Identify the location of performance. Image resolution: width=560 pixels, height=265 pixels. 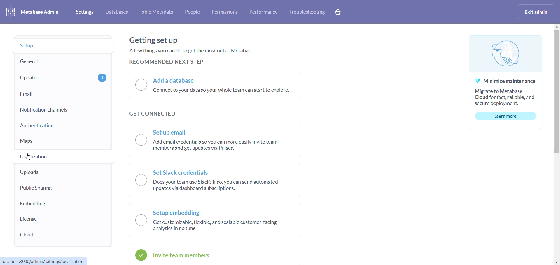
(265, 12).